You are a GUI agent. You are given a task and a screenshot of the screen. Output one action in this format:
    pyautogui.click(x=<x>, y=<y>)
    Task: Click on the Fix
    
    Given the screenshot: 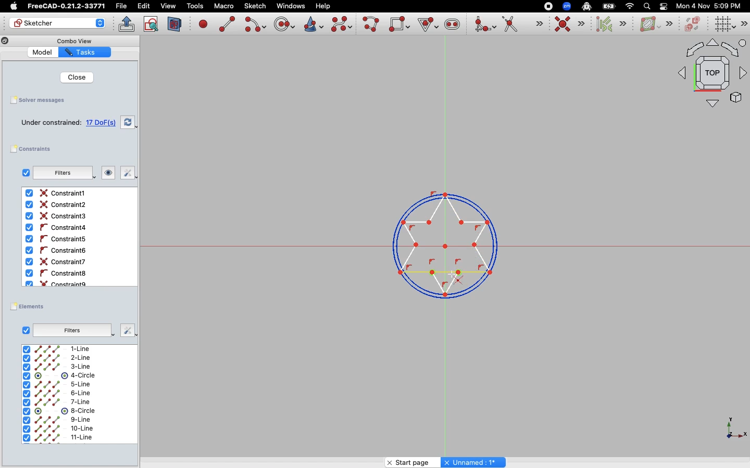 What is the action you would take?
    pyautogui.click(x=125, y=173)
    